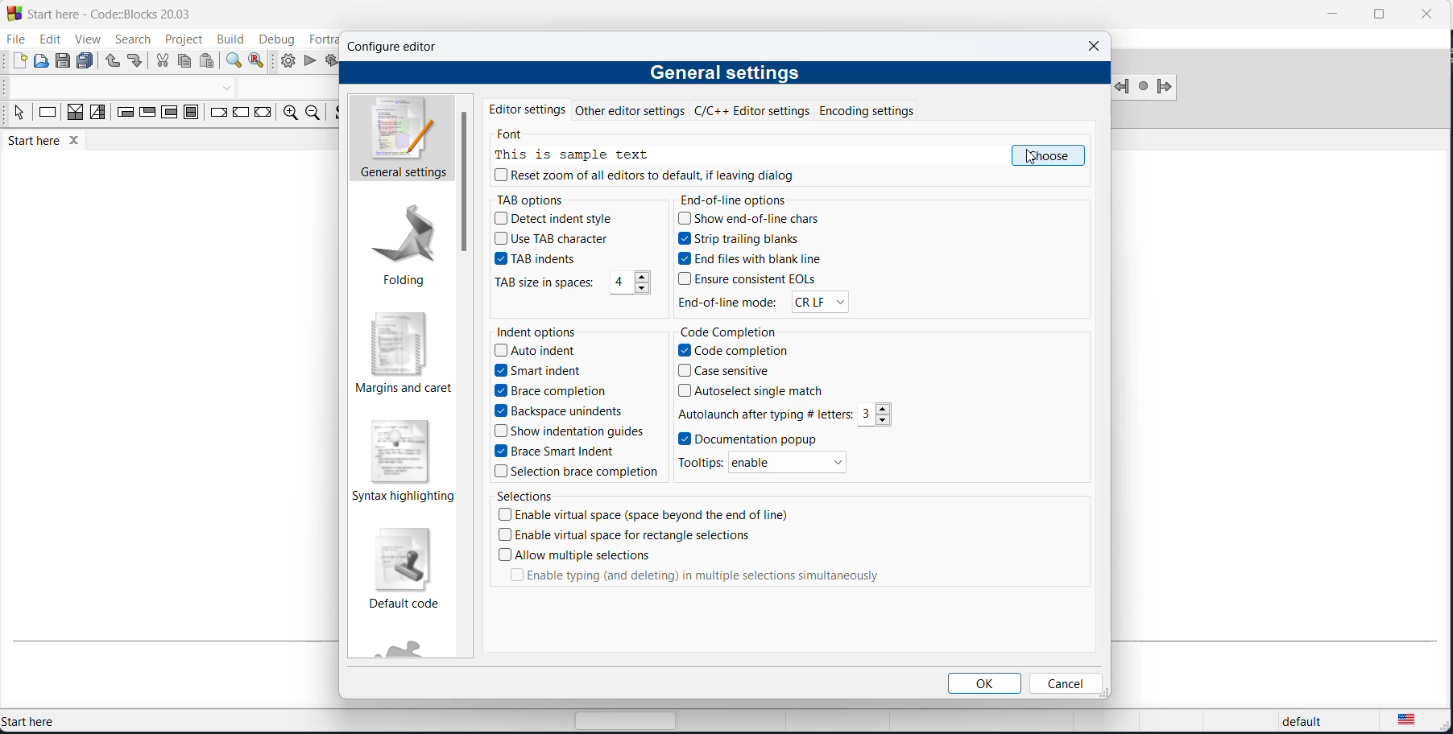  I want to click on jump next, so click(1143, 87).